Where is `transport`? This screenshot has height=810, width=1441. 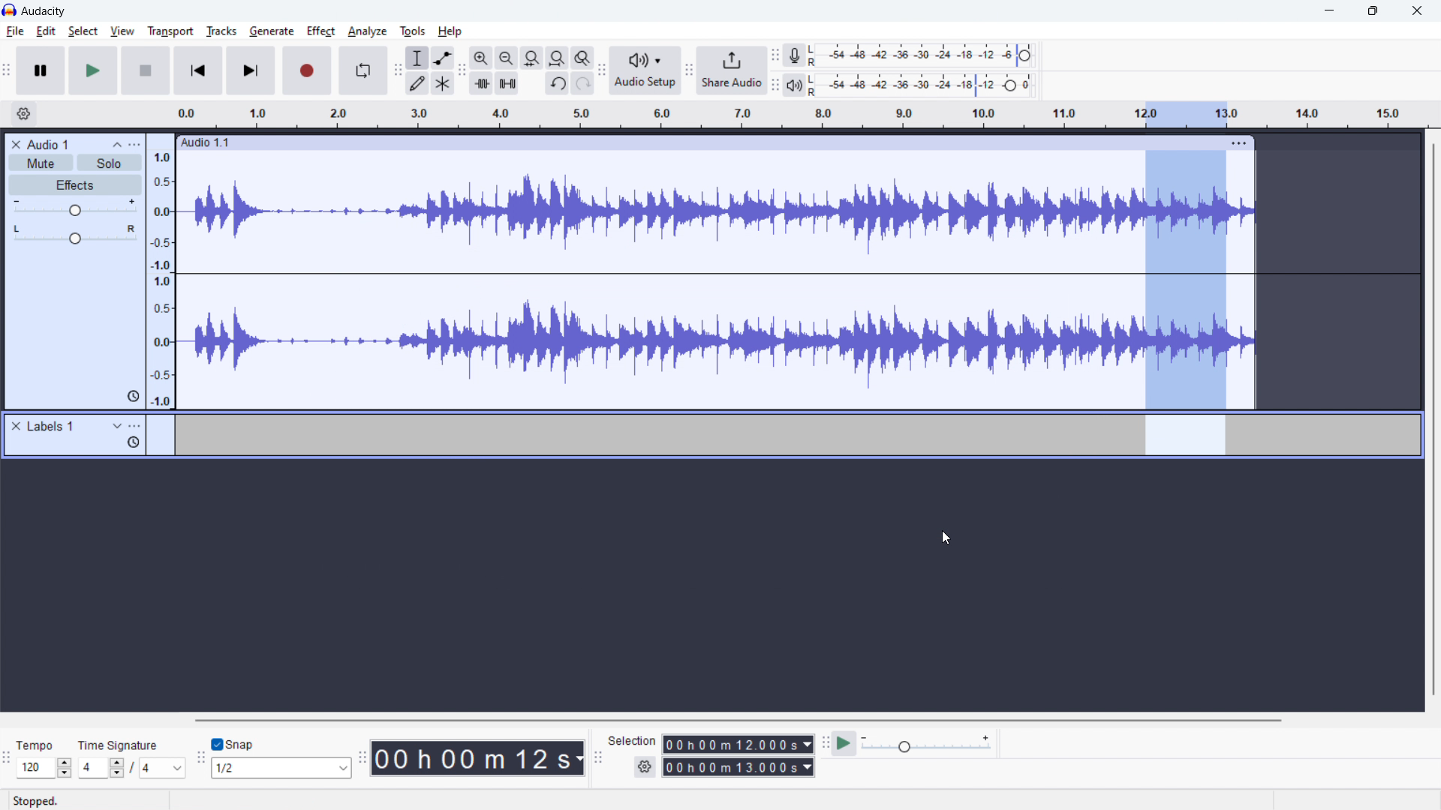 transport is located at coordinates (170, 31).